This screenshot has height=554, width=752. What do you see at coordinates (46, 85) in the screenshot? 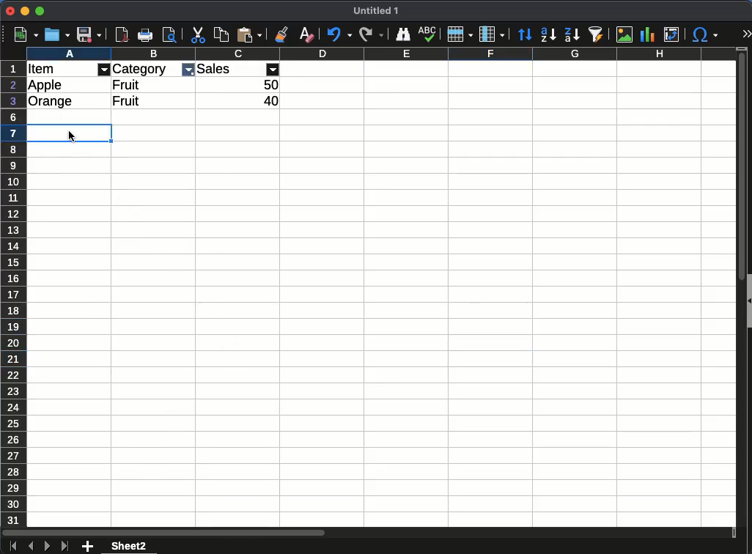
I see `Apple` at bounding box center [46, 85].